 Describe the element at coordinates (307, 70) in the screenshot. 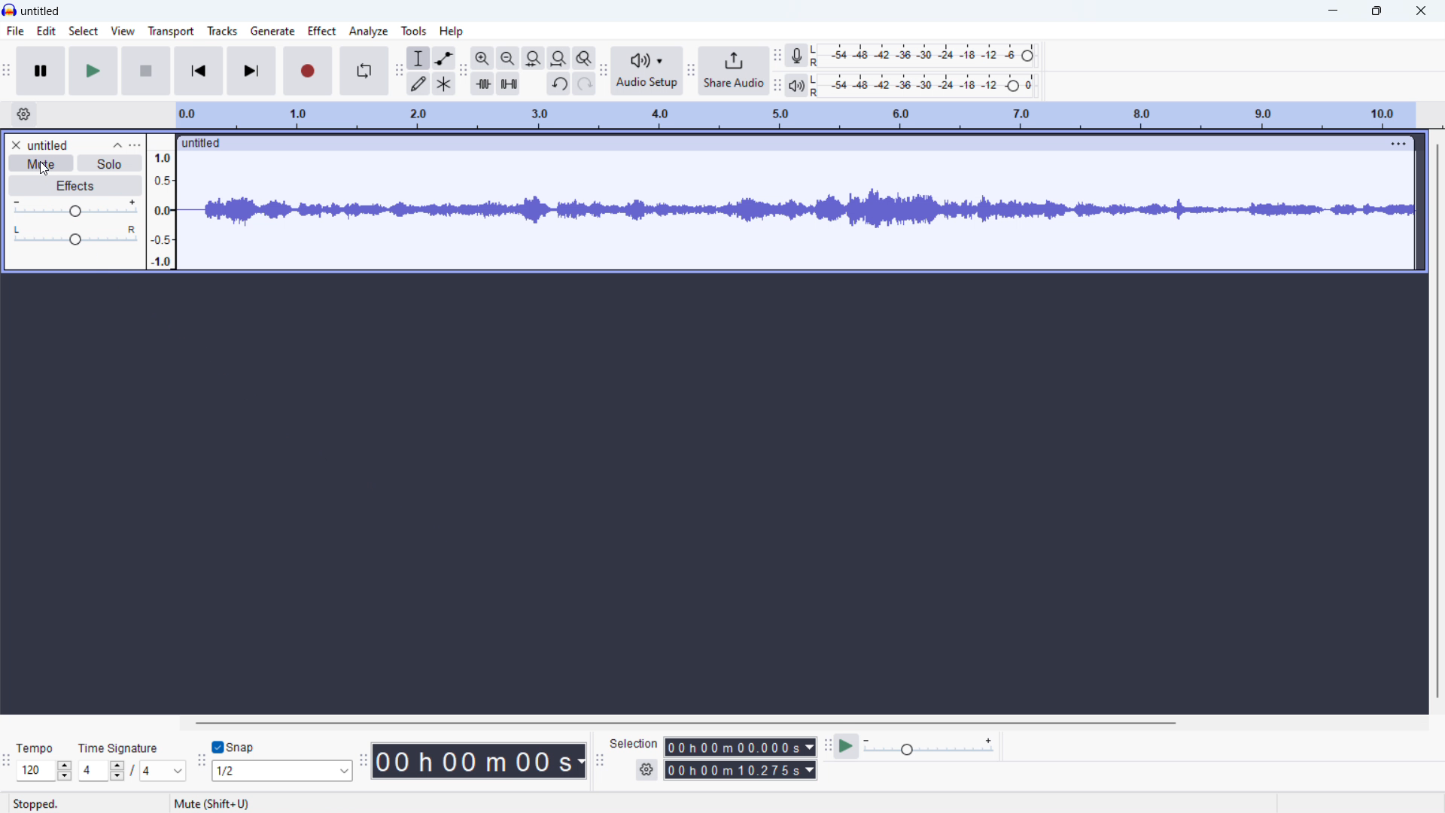

I see `record` at that location.